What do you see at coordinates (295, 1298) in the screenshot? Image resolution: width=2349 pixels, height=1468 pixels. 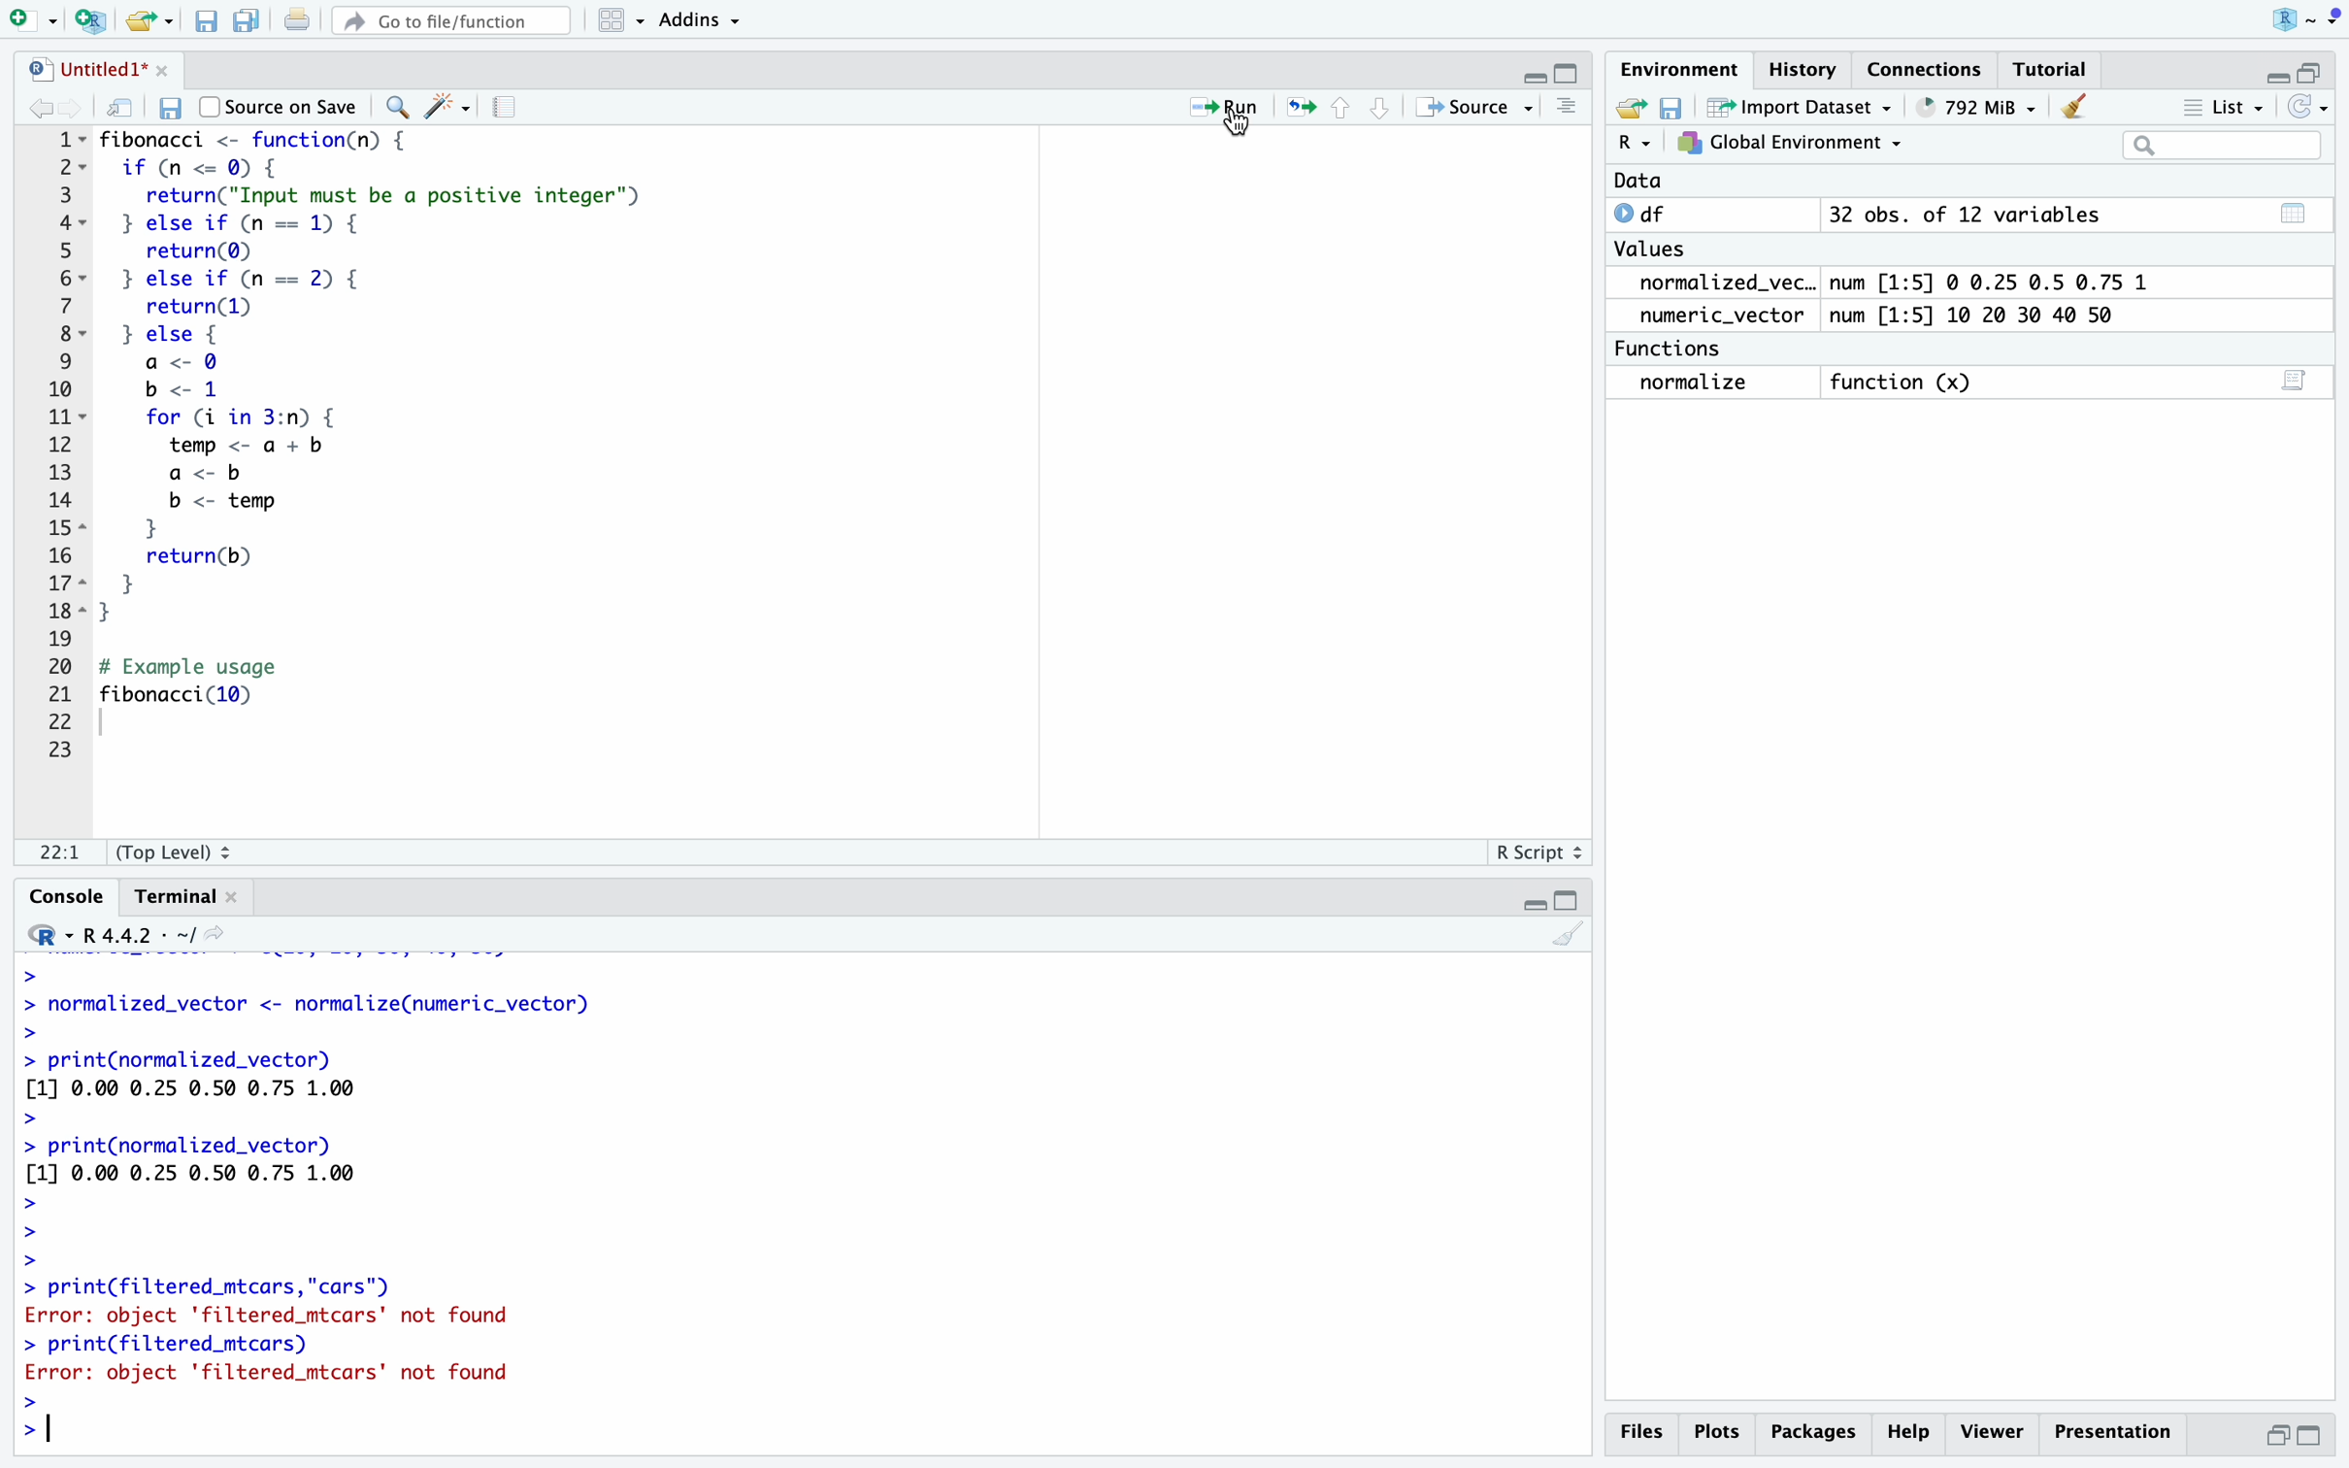 I see `> print(filtered_mtcars, cars”)
Error: object 'filtered_mtcars' not found` at bounding box center [295, 1298].